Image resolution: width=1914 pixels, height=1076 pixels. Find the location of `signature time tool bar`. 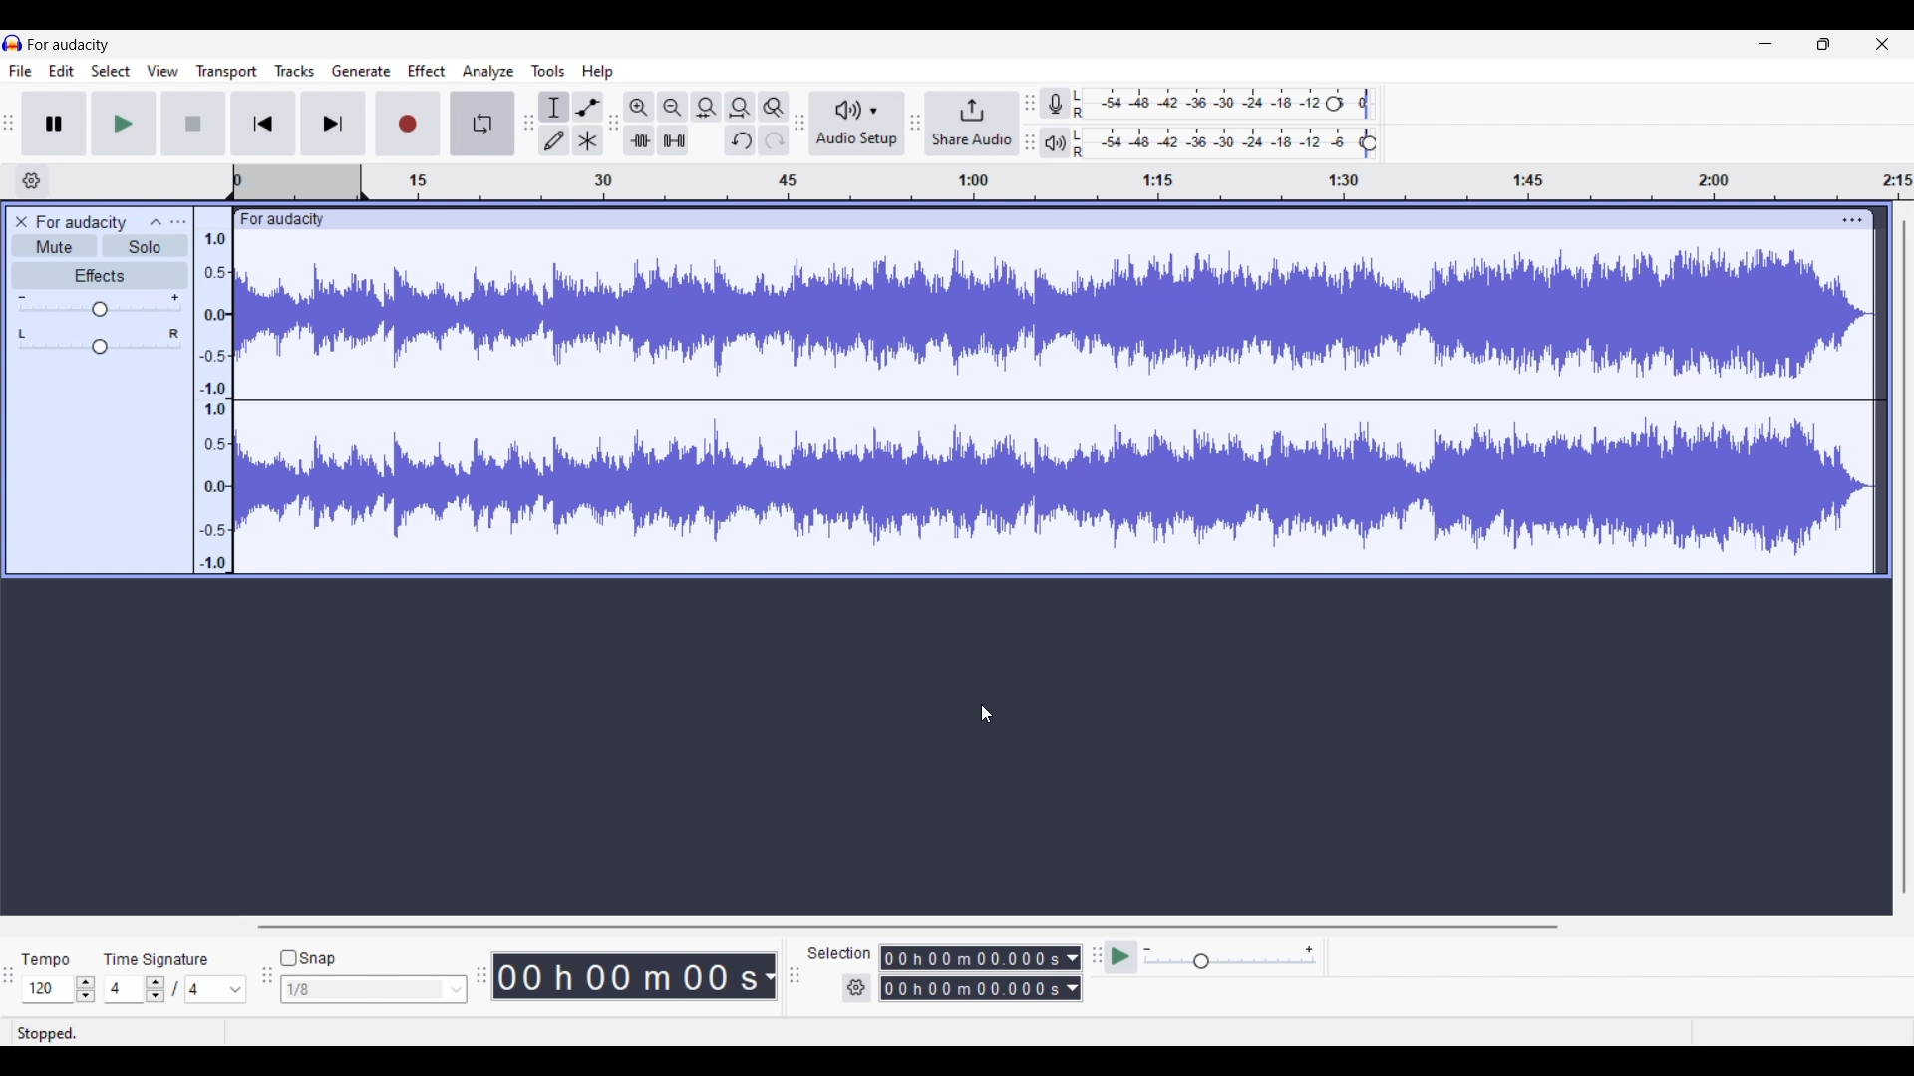

signature time tool bar is located at coordinates (12, 985).